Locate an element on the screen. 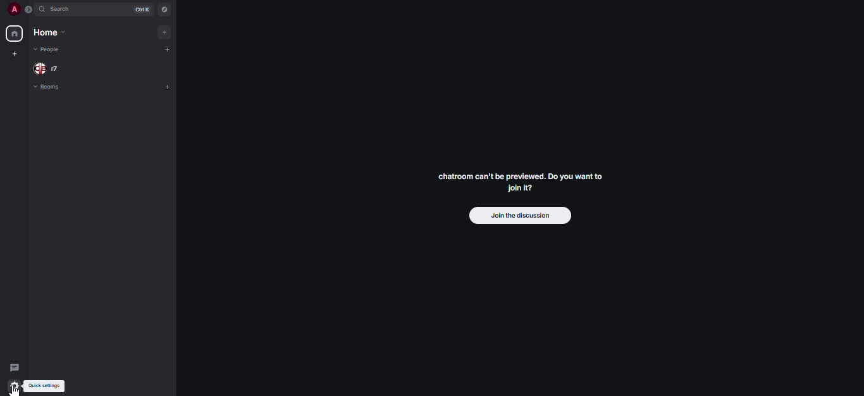  ctrl K is located at coordinates (142, 8).